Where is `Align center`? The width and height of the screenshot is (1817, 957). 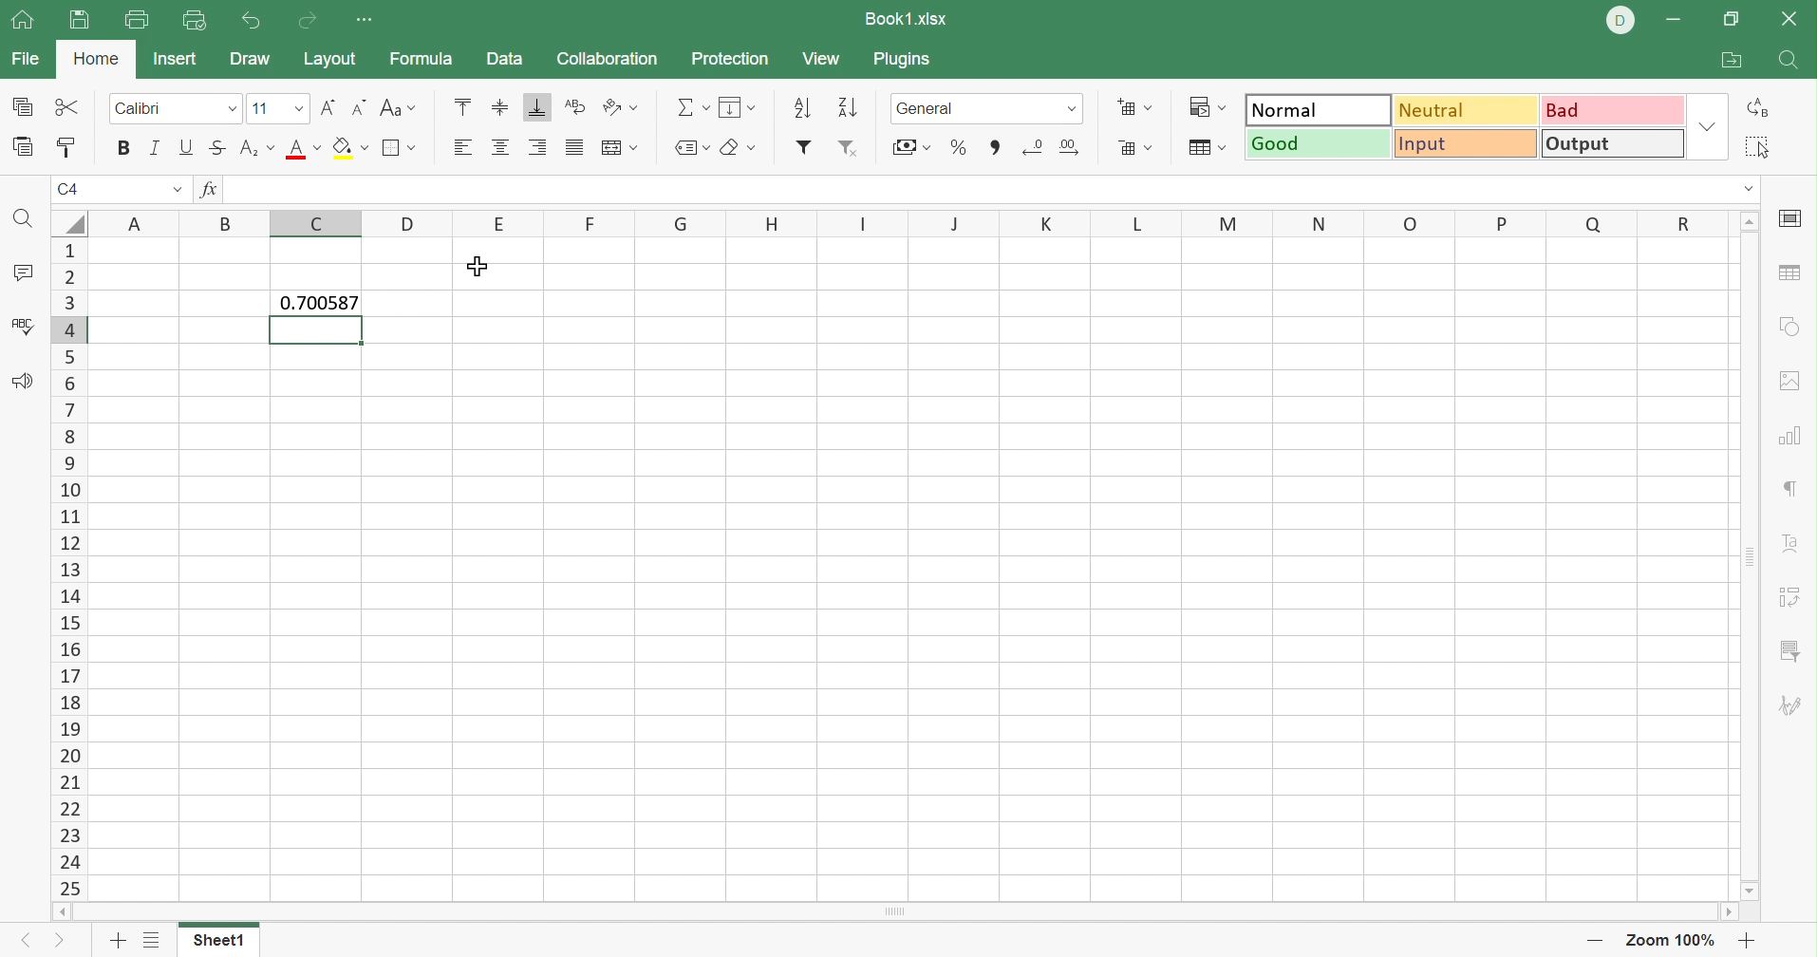
Align center is located at coordinates (498, 145).